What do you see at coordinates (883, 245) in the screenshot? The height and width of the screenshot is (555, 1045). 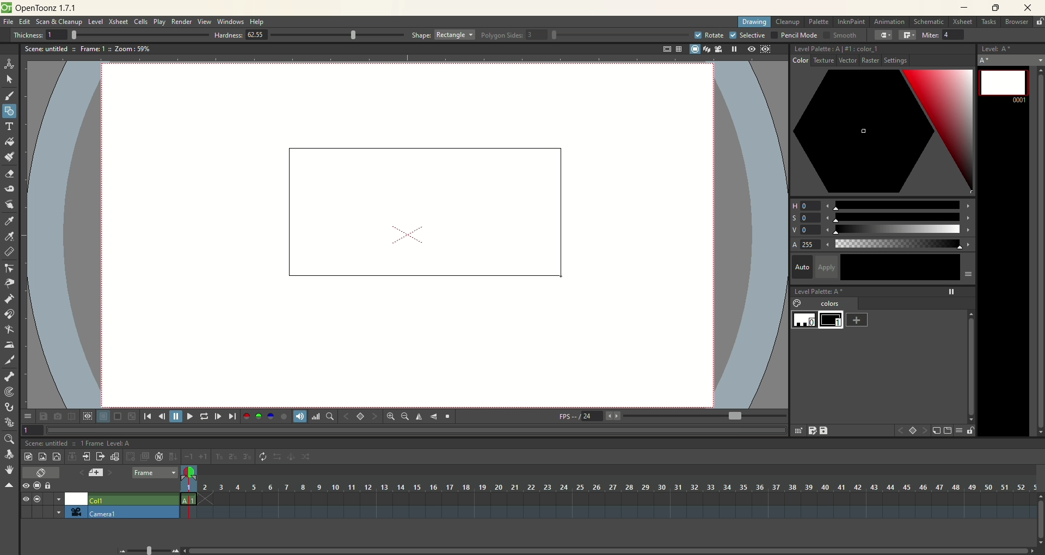 I see `alpha` at bounding box center [883, 245].